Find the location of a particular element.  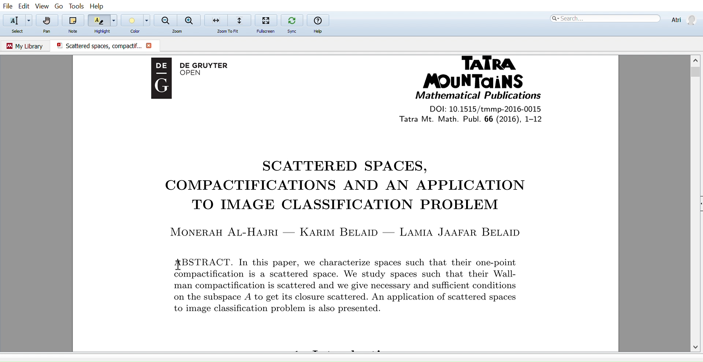

Select is located at coordinates (20, 32).